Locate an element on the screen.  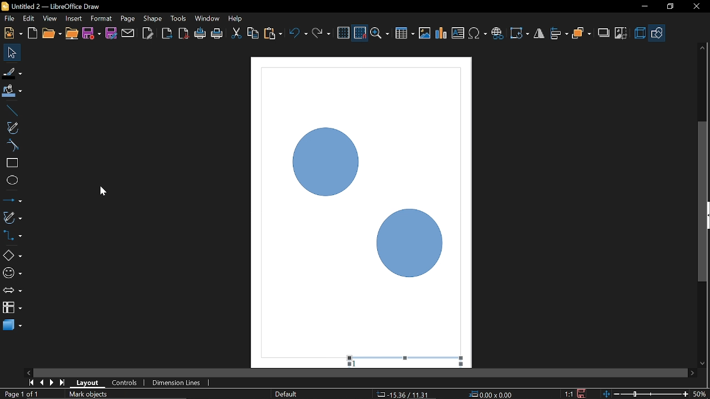
Insert is located at coordinates (74, 18).